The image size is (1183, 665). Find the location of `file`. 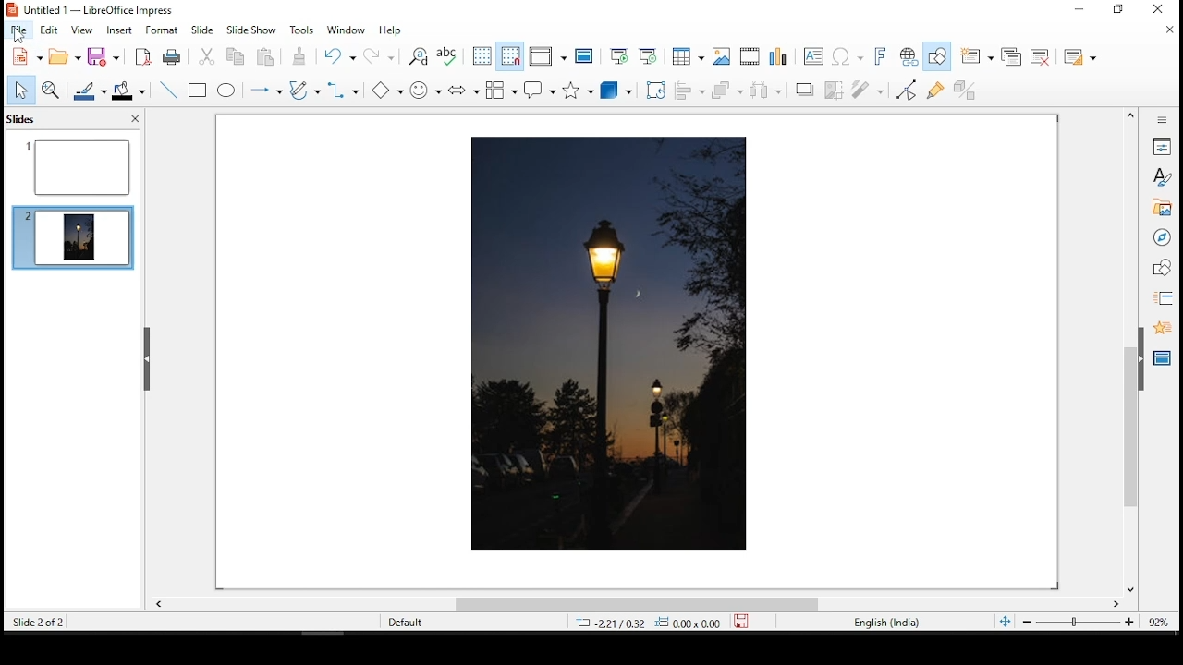

file is located at coordinates (19, 30).